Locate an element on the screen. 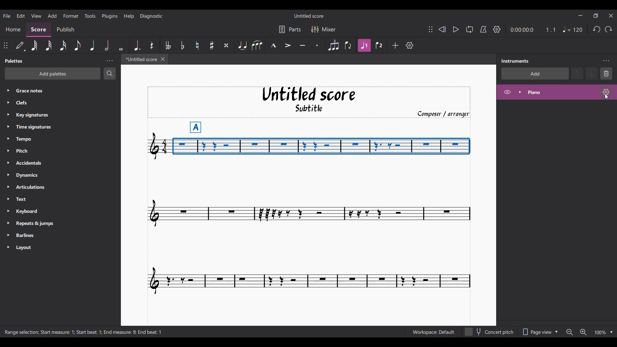 Image resolution: width=617 pixels, height=347 pixels. A is located at coordinates (196, 125).